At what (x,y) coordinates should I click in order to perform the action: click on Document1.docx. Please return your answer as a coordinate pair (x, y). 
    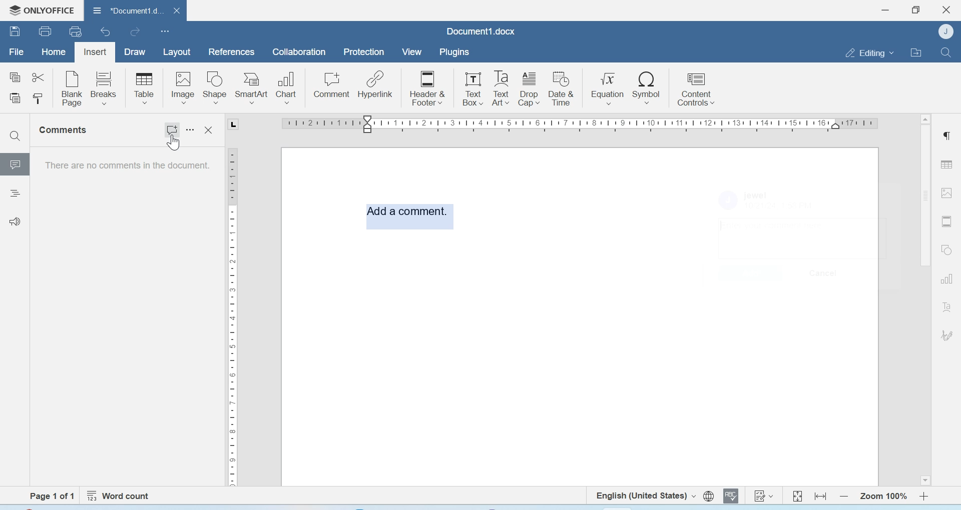
    Looking at the image, I should click on (126, 8).